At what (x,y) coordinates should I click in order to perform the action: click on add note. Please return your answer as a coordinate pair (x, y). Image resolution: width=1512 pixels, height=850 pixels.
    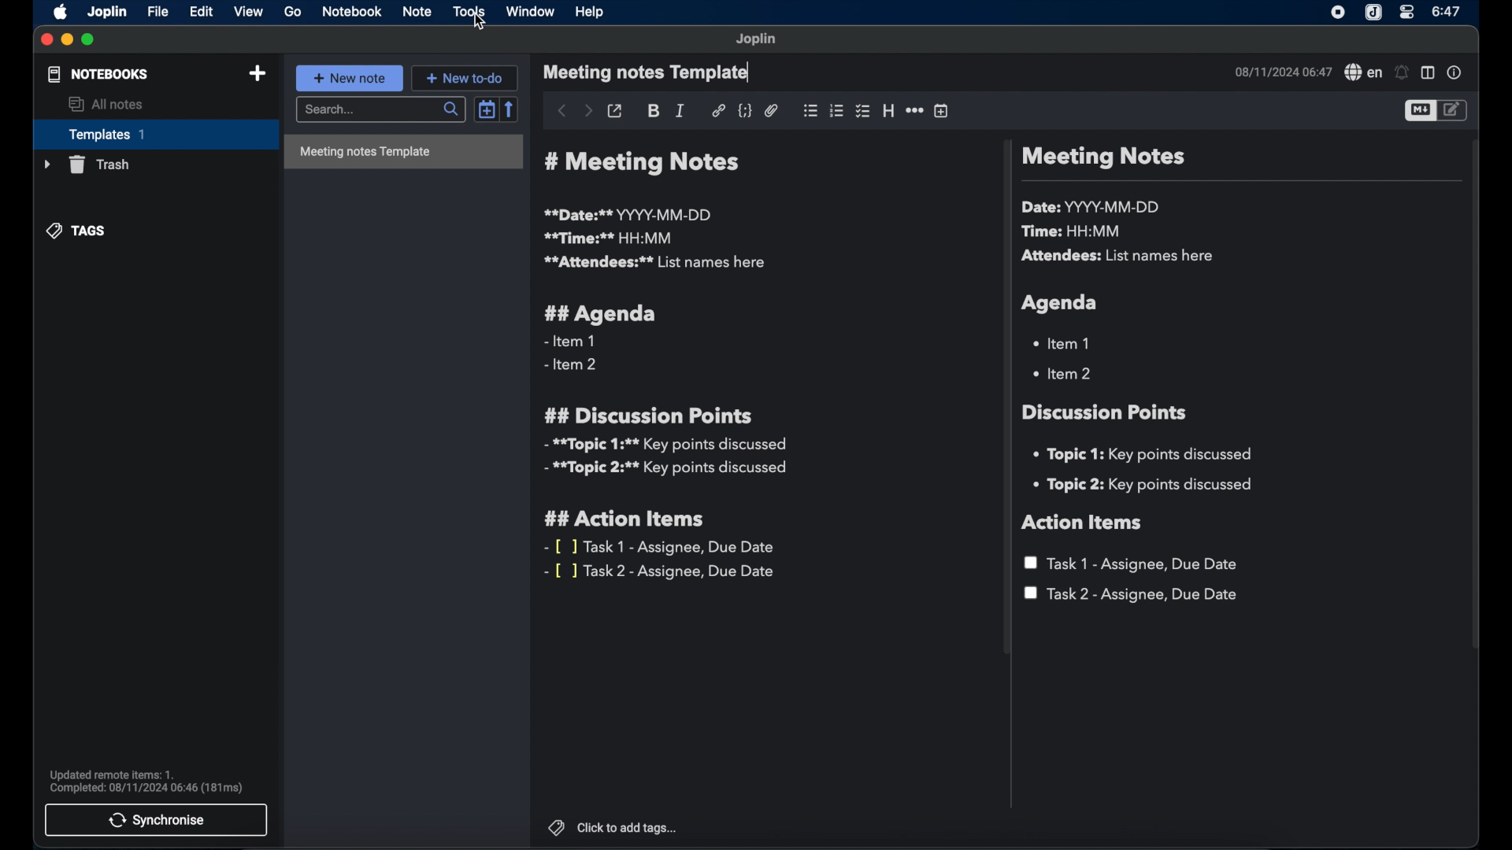
    Looking at the image, I should click on (258, 73).